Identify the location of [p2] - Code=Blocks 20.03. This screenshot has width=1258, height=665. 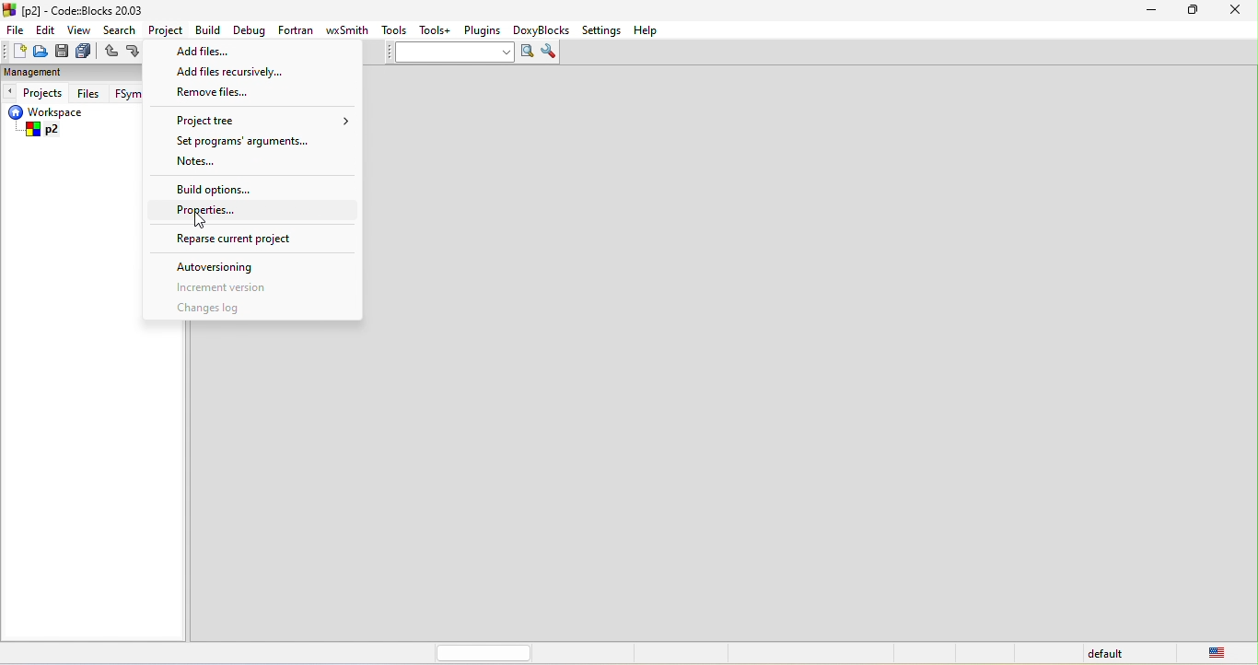
(81, 11).